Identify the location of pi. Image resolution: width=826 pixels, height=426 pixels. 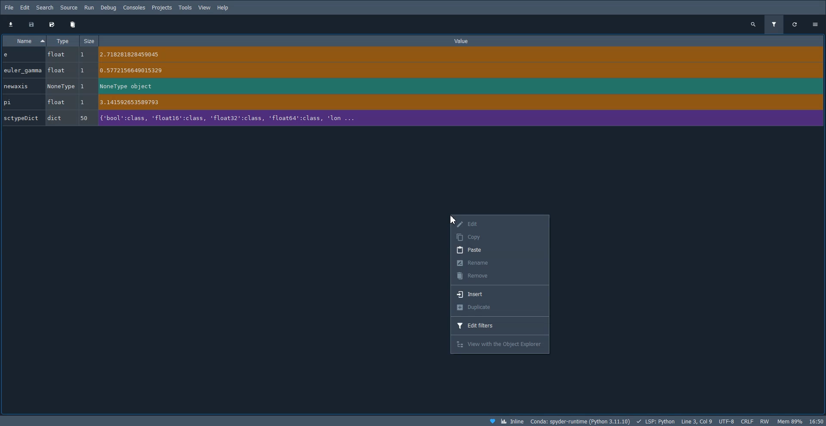
(10, 102).